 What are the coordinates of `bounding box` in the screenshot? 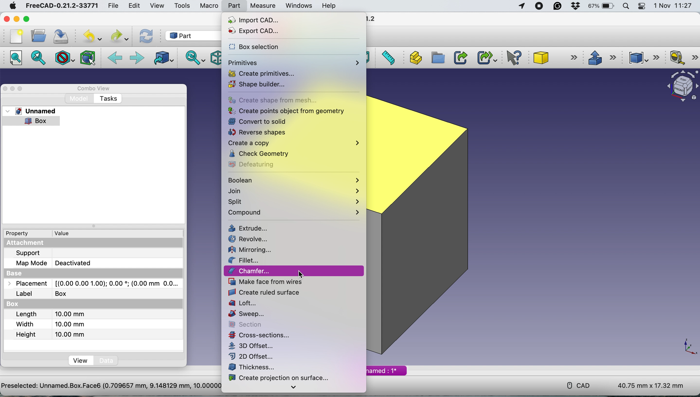 It's located at (87, 58).